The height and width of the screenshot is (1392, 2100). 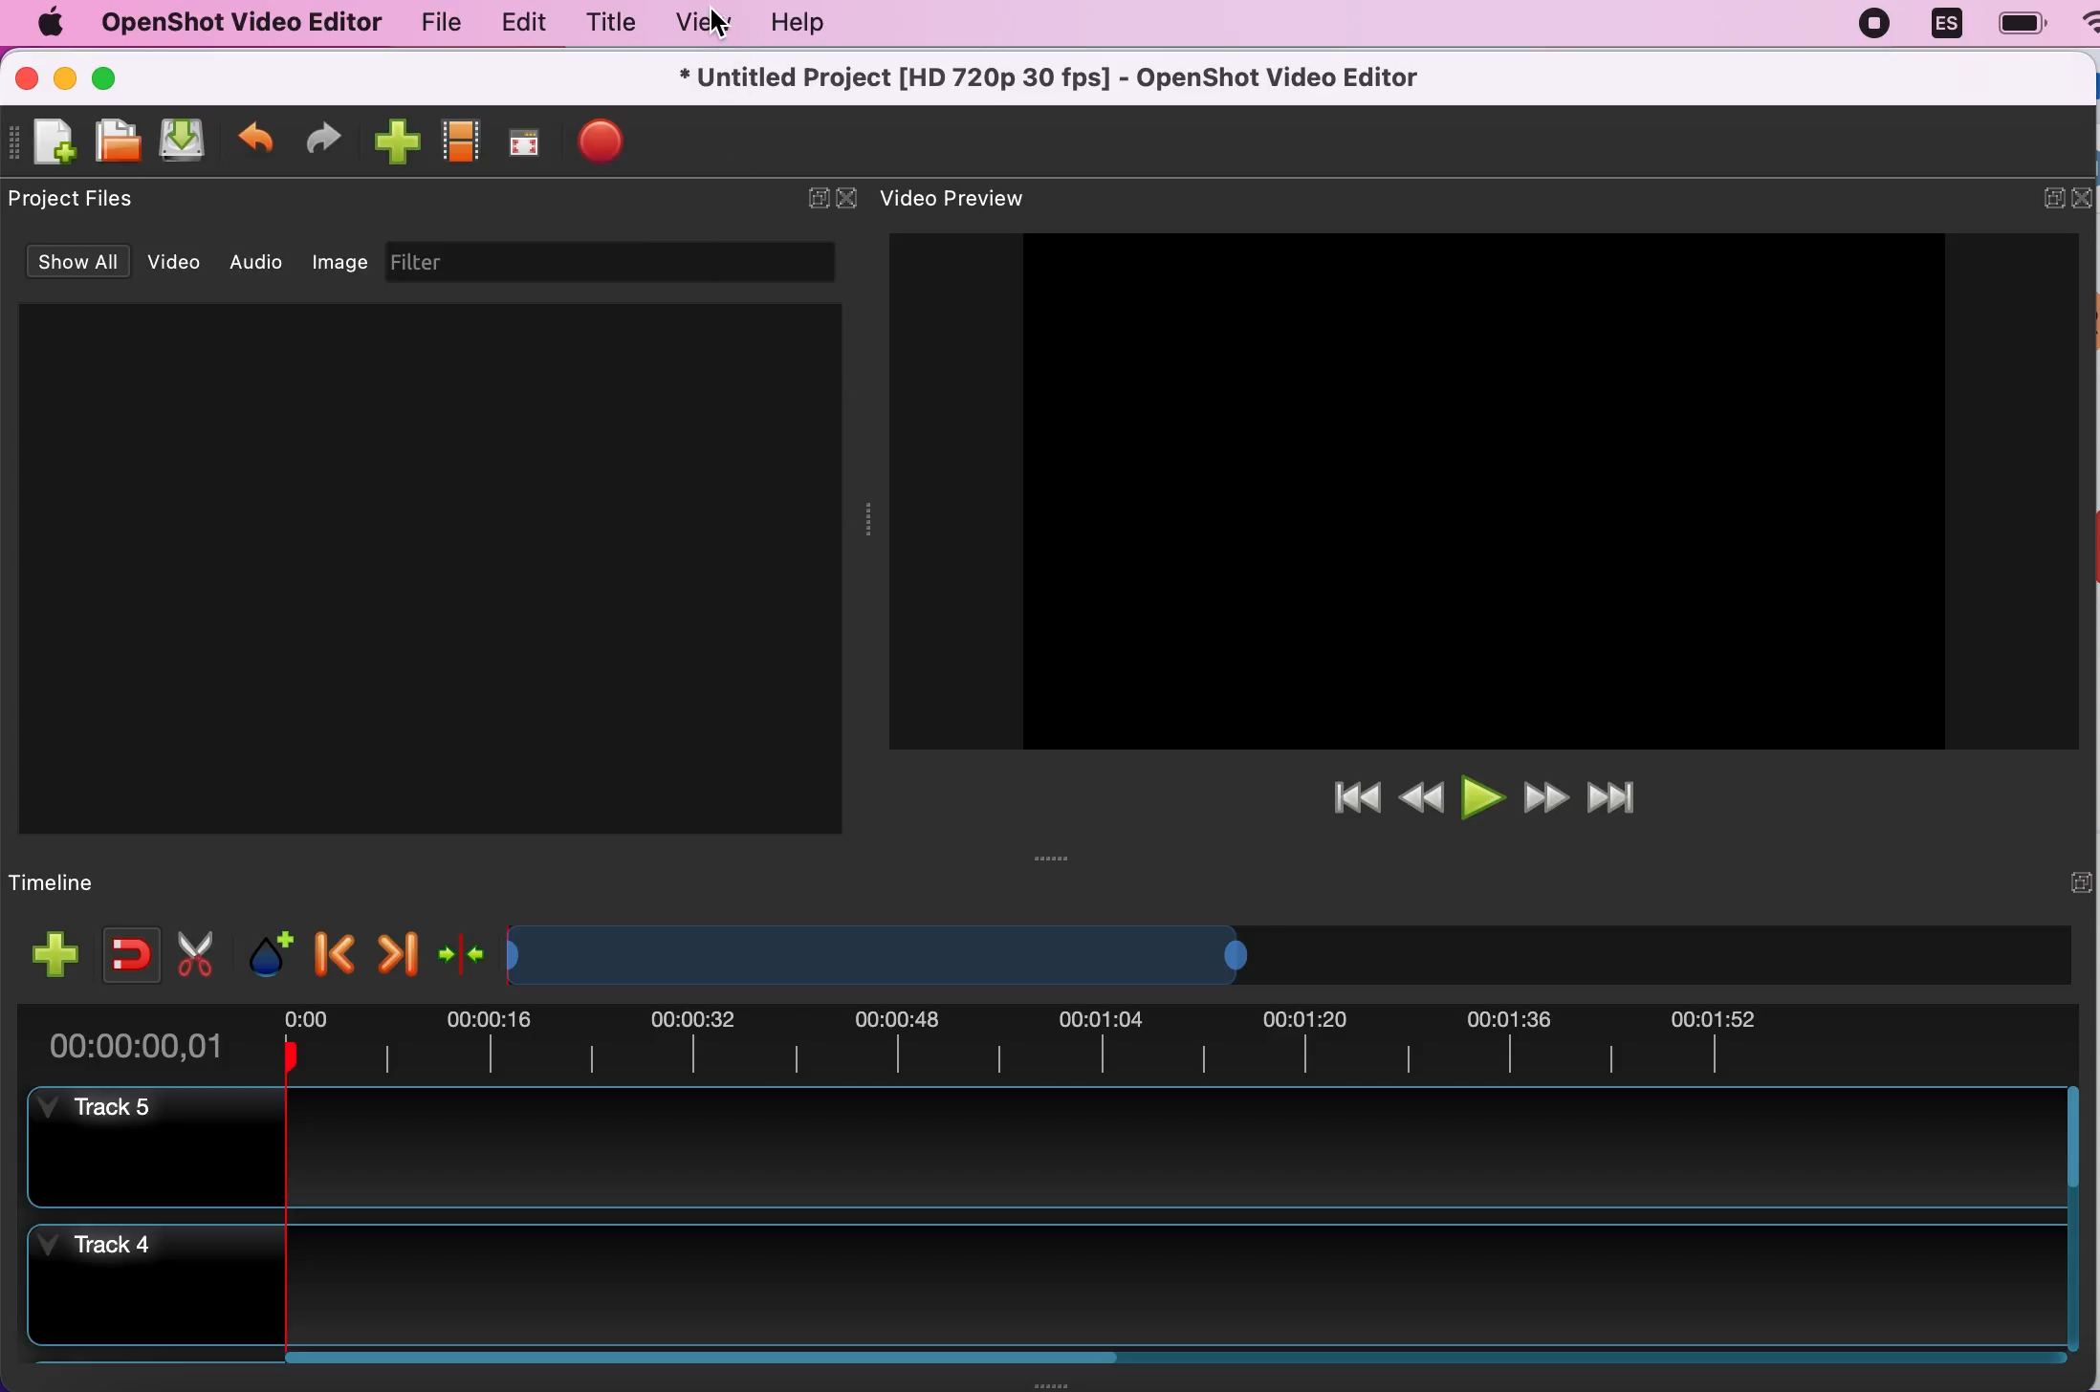 What do you see at coordinates (1057, 76) in the screenshot?
I see `* Untitled Project [HD 720p 30 fps] - OpenShot Video Editor` at bounding box center [1057, 76].